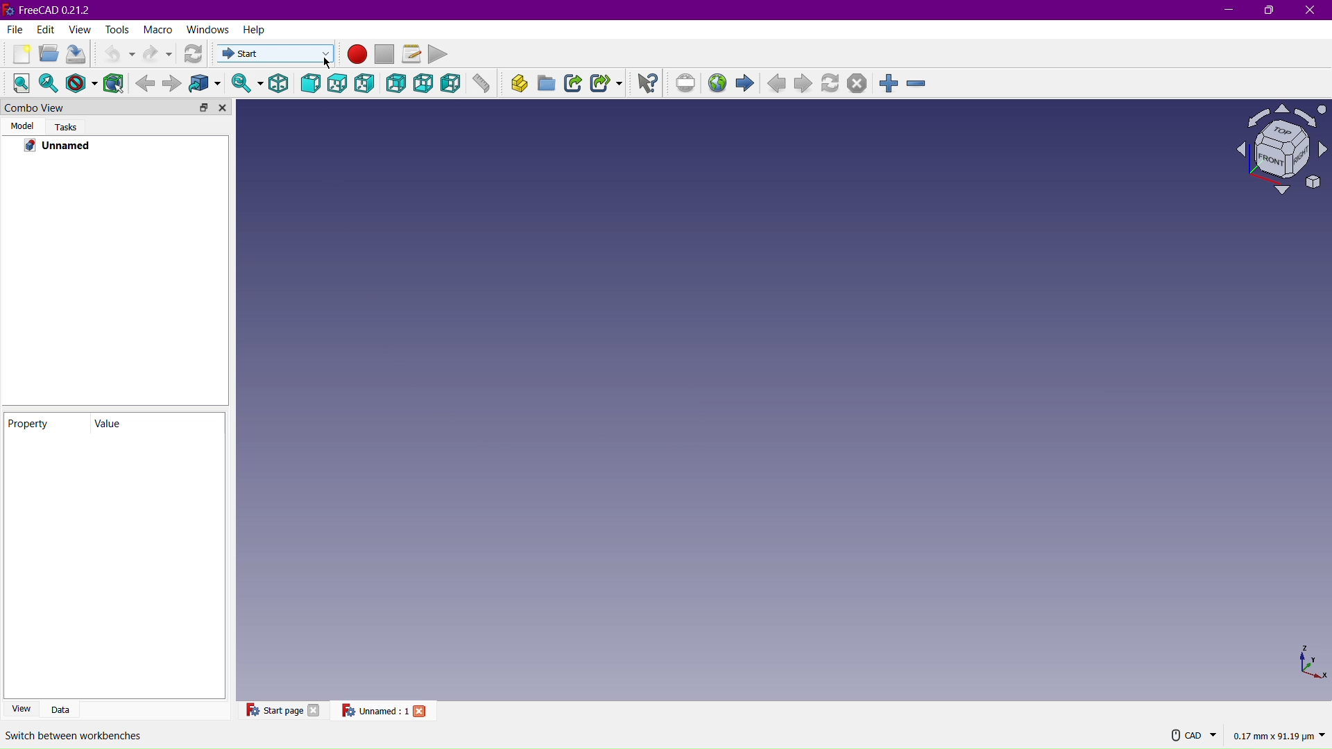 The image size is (1332, 749). What do you see at coordinates (114, 83) in the screenshot?
I see `Bounding Box` at bounding box center [114, 83].